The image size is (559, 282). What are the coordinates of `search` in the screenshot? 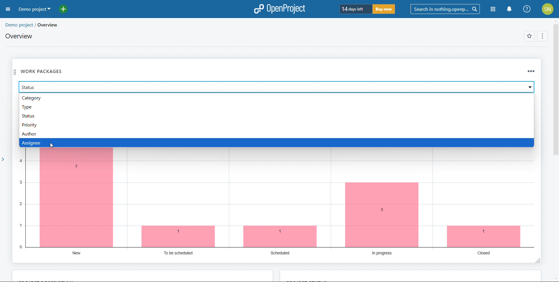 It's located at (445, 9).